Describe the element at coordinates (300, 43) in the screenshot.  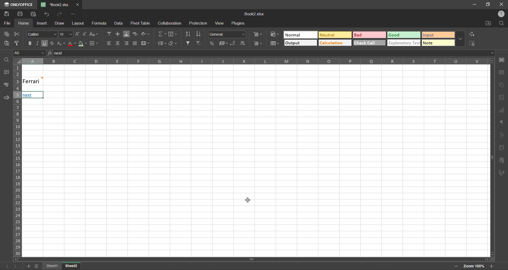
I see `output` at that location.